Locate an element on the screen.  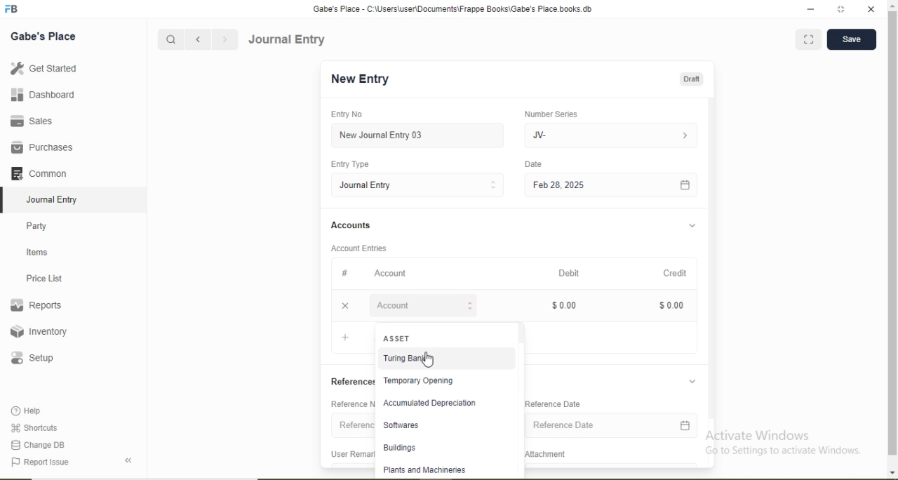
Backward is located at coordinates (198, 40).